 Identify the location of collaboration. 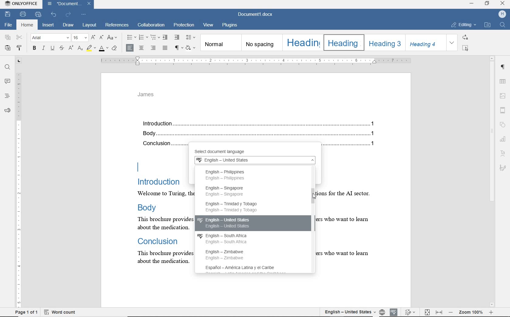
(151, 26).